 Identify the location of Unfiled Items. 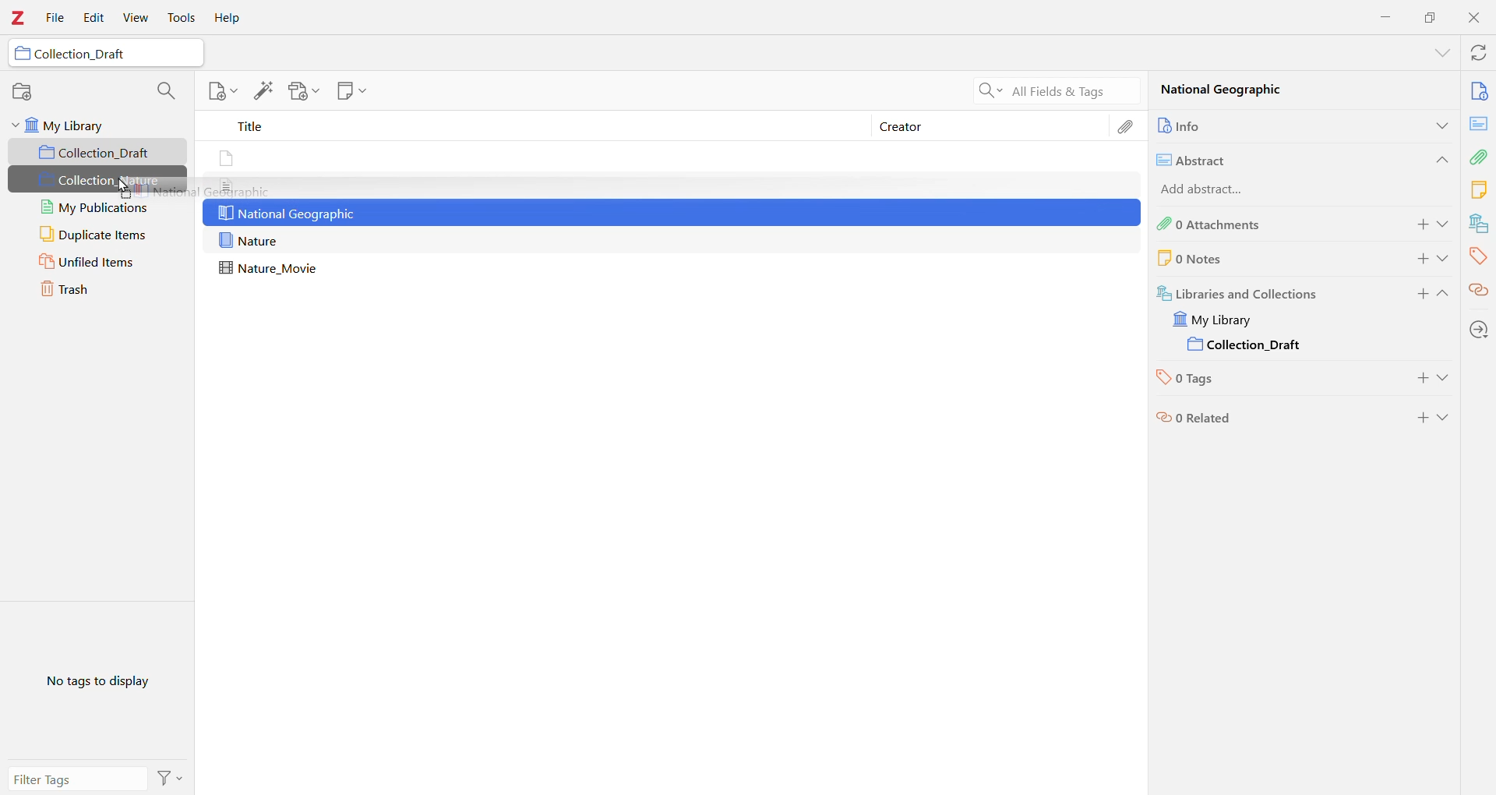
(99, 263).